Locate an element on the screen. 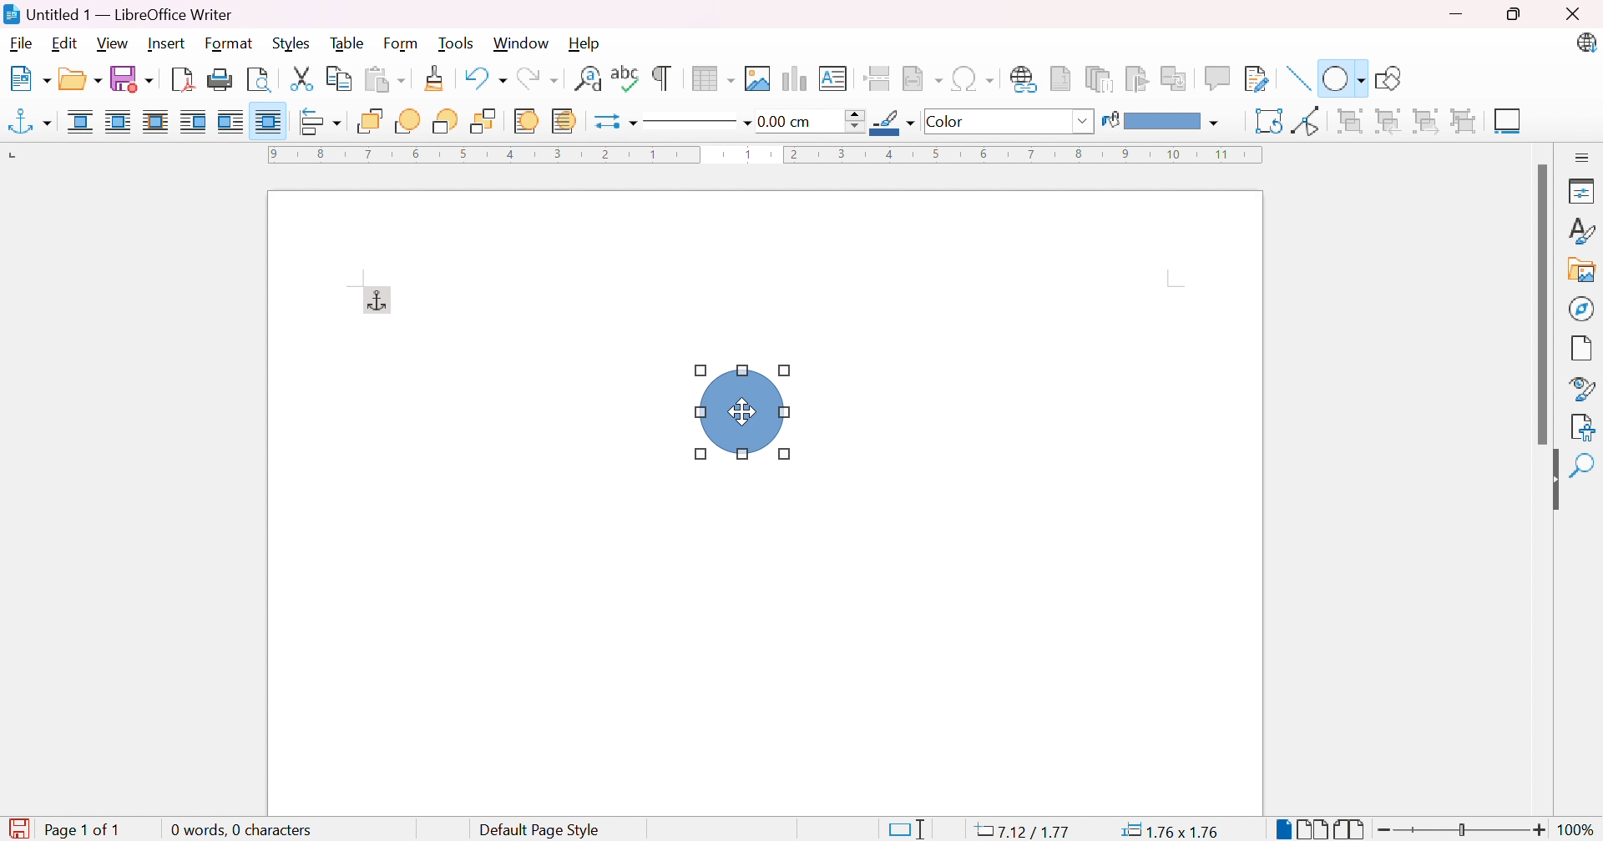 This screenshot has width=1603, height=841. Insert line is located at coordinates (1300, 78).